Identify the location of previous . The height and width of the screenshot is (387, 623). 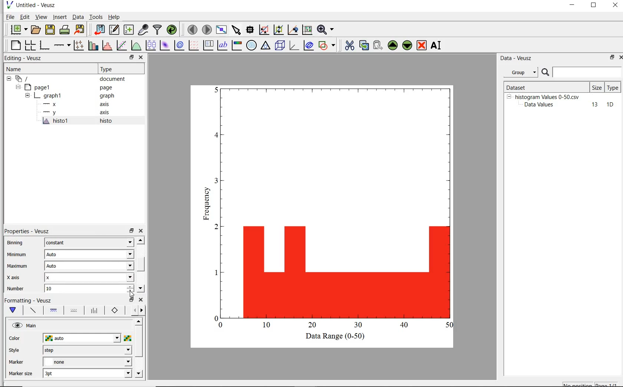
(133, 311).